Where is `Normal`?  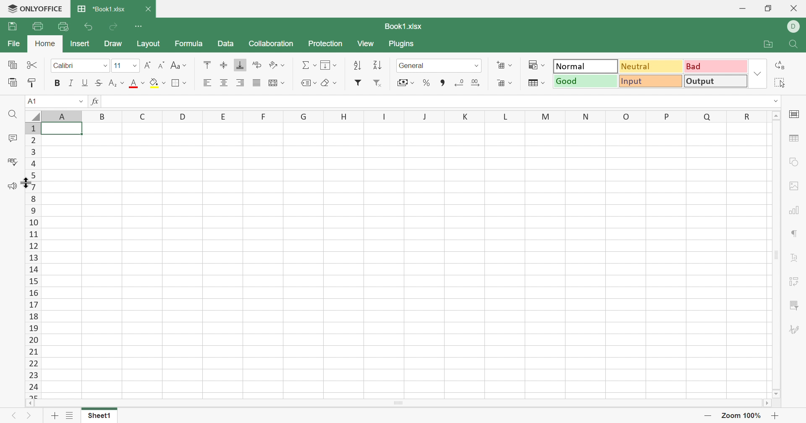 Normal is located at coordinates (583, 66).